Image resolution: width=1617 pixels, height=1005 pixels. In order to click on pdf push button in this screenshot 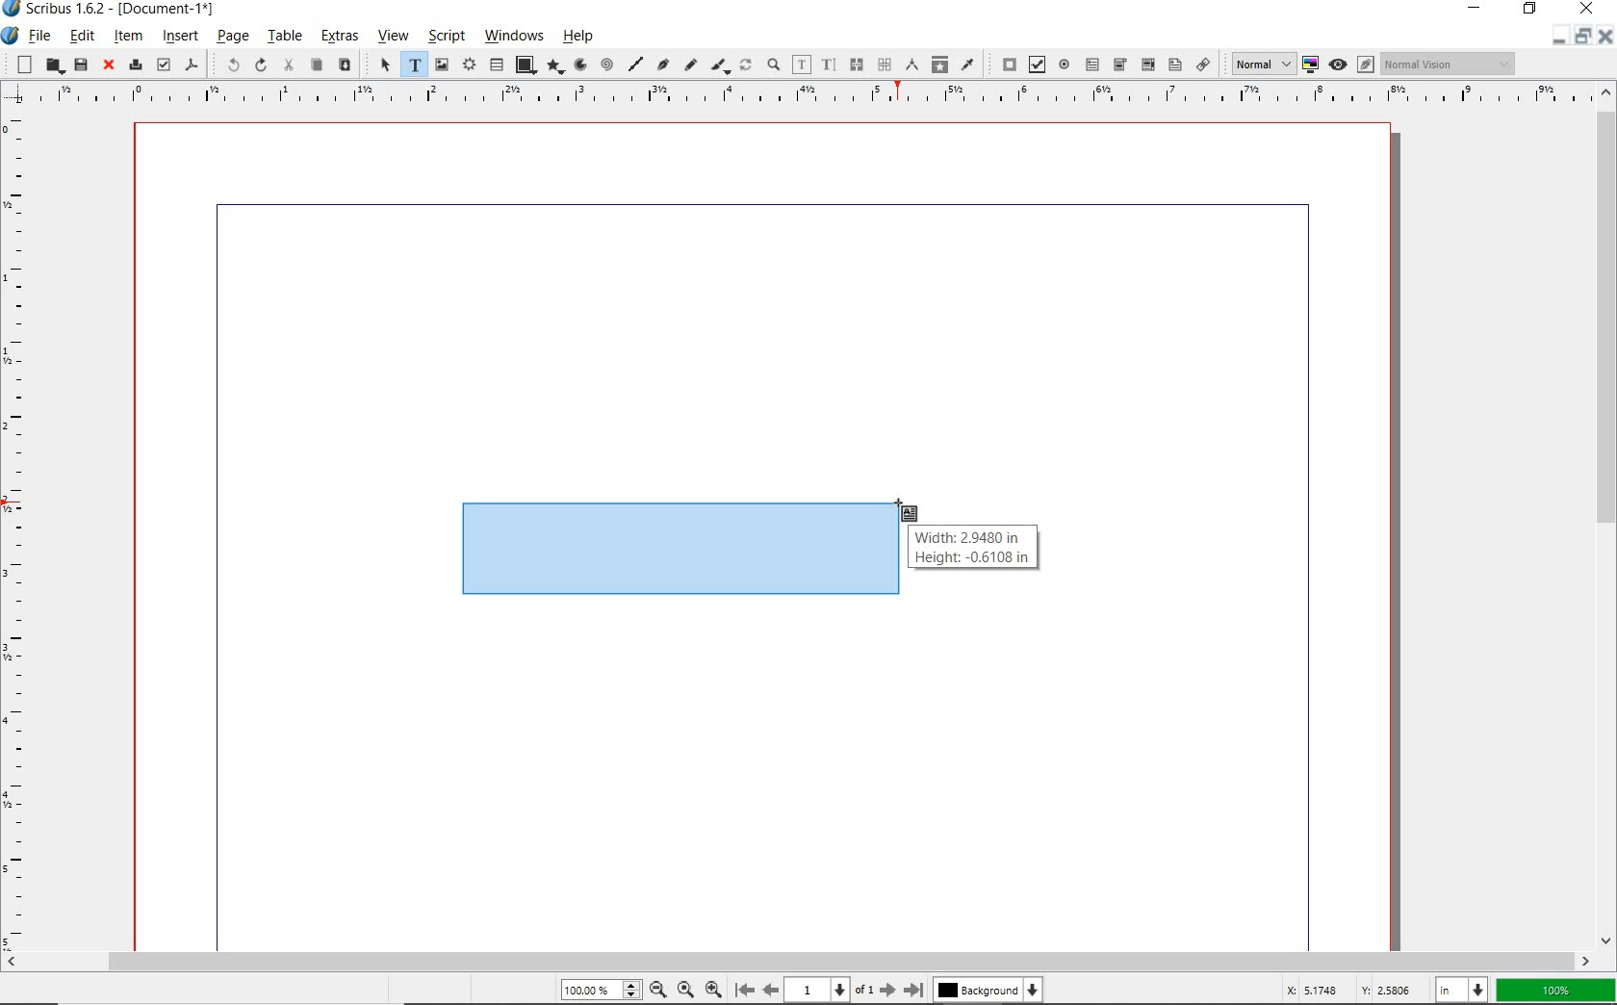, I will do `click(1005, 64)`.